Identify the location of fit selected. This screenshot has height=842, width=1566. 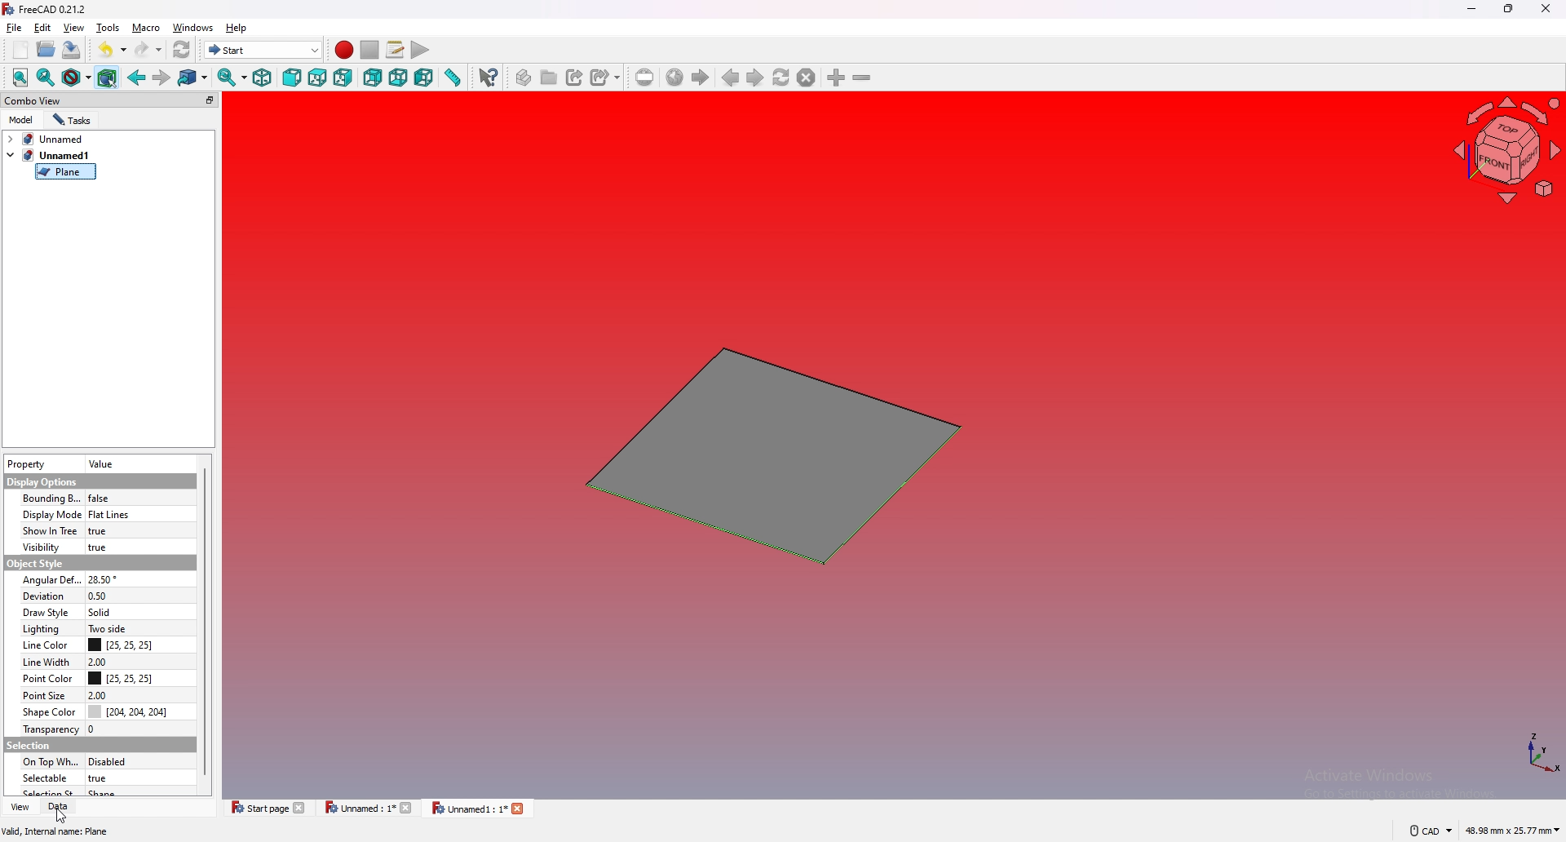
(46, 78).